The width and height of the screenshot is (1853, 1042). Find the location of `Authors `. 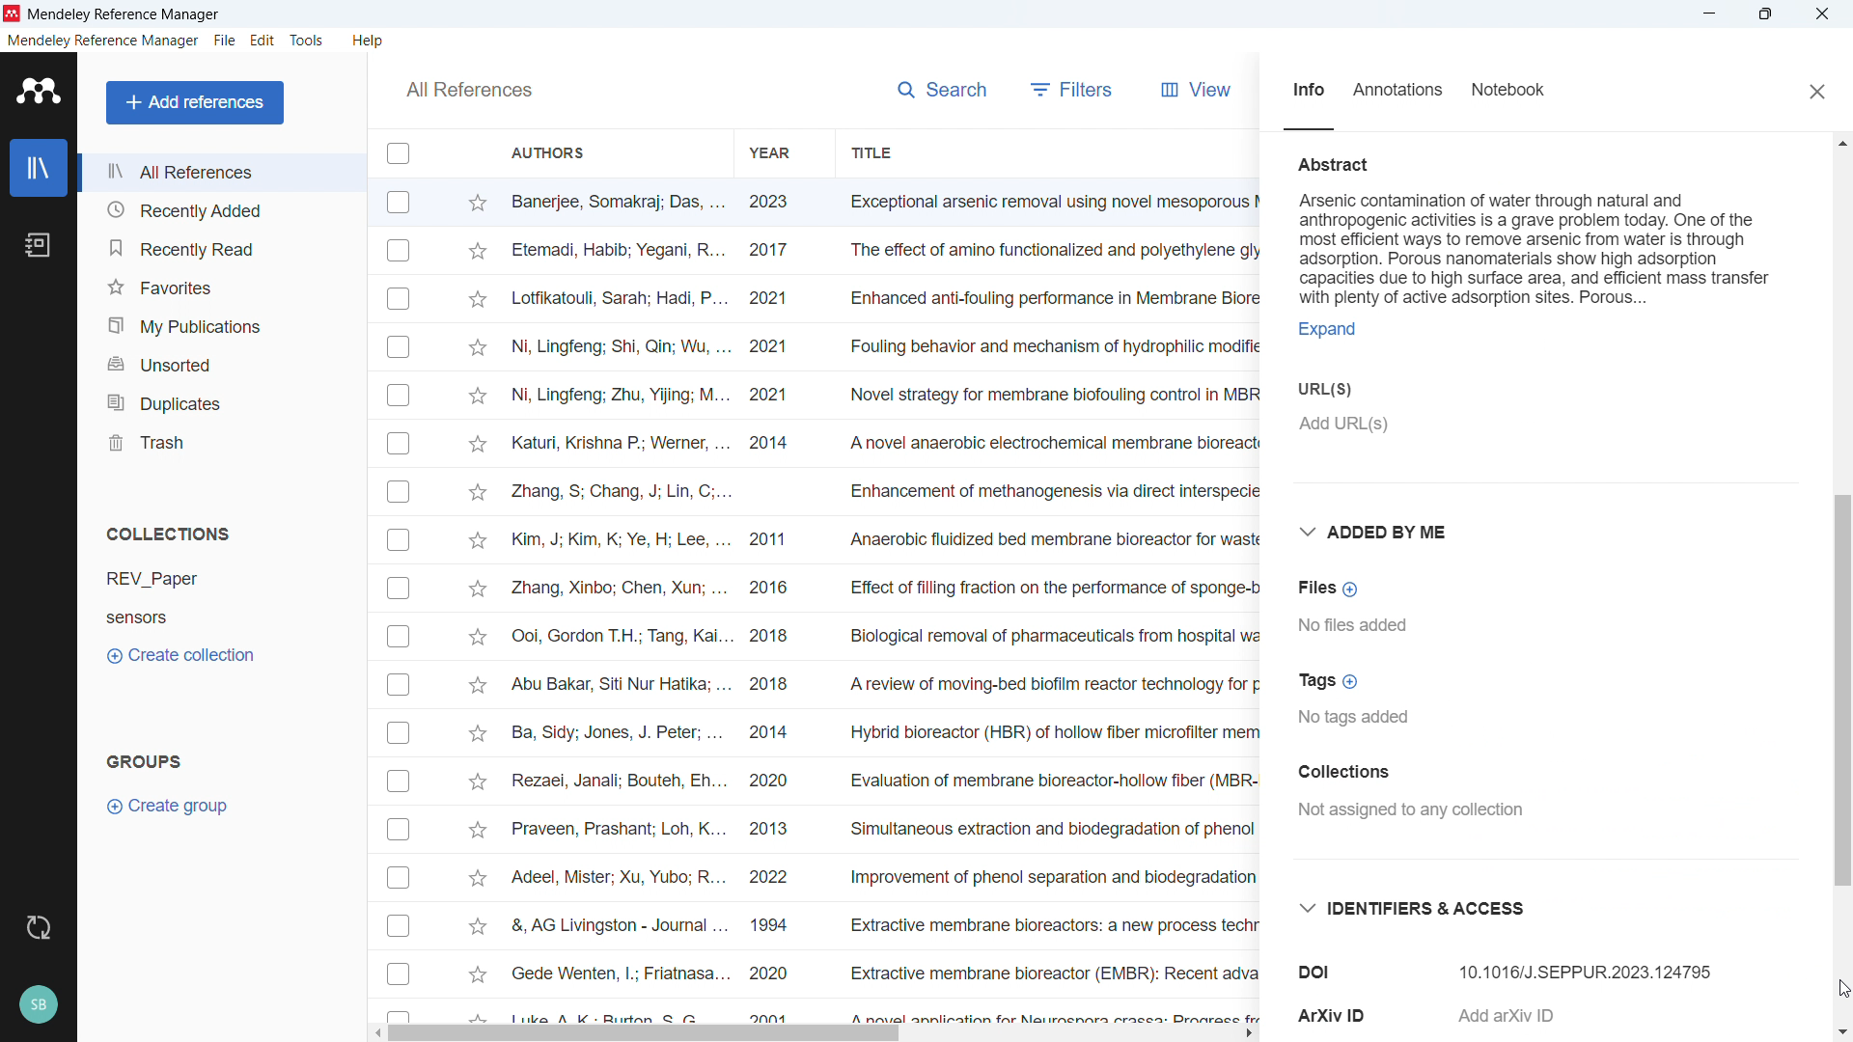

Authors  is located at coordinates (605, 151).